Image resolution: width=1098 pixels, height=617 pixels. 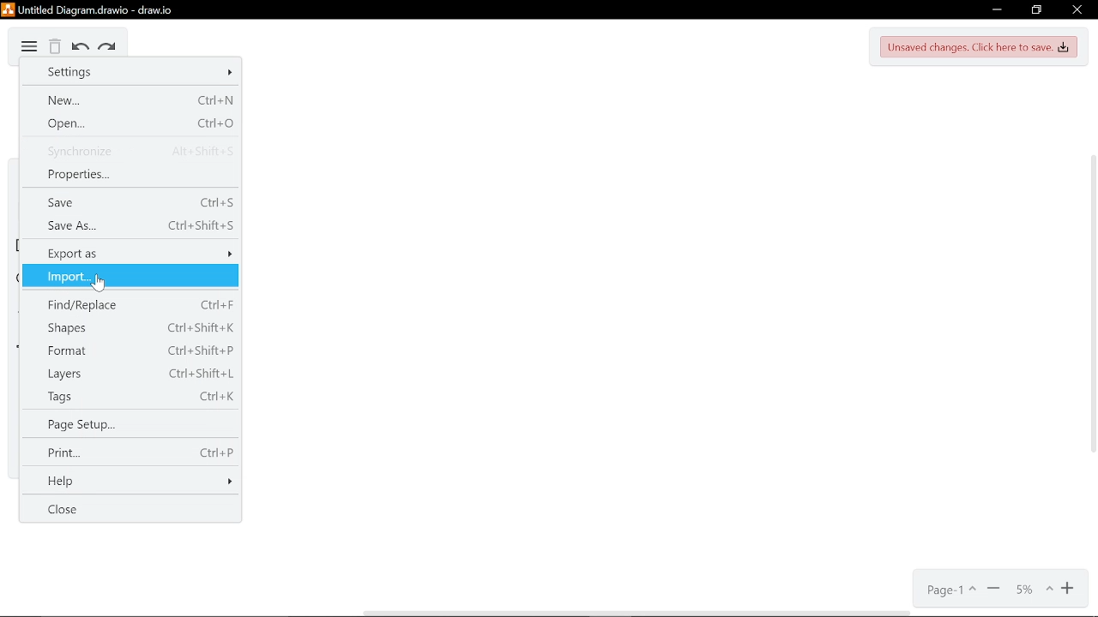 What do you see at coordinates (127, 452) in the screenshot?
I see `Print` at bounding box center [127, 452].